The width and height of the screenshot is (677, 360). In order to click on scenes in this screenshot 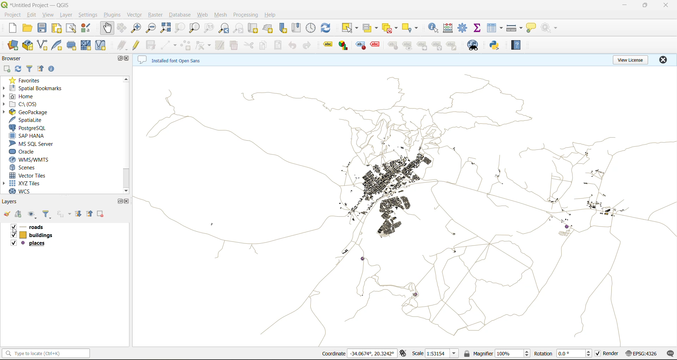, I will do `click(33, 167)`.